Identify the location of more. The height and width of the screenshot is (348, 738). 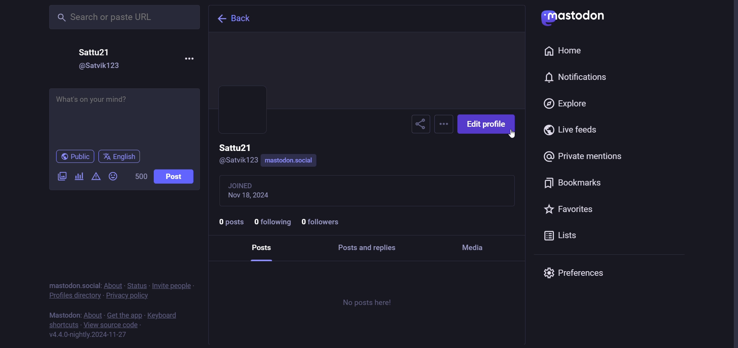
(188, 57).